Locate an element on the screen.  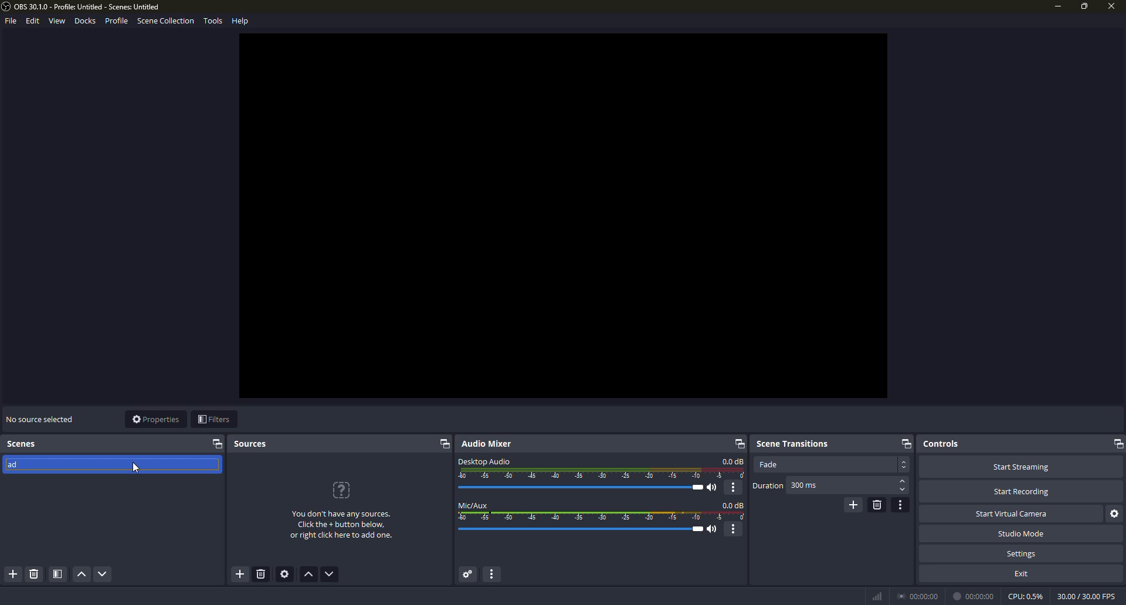
expand is located at coordinates (443, 445).